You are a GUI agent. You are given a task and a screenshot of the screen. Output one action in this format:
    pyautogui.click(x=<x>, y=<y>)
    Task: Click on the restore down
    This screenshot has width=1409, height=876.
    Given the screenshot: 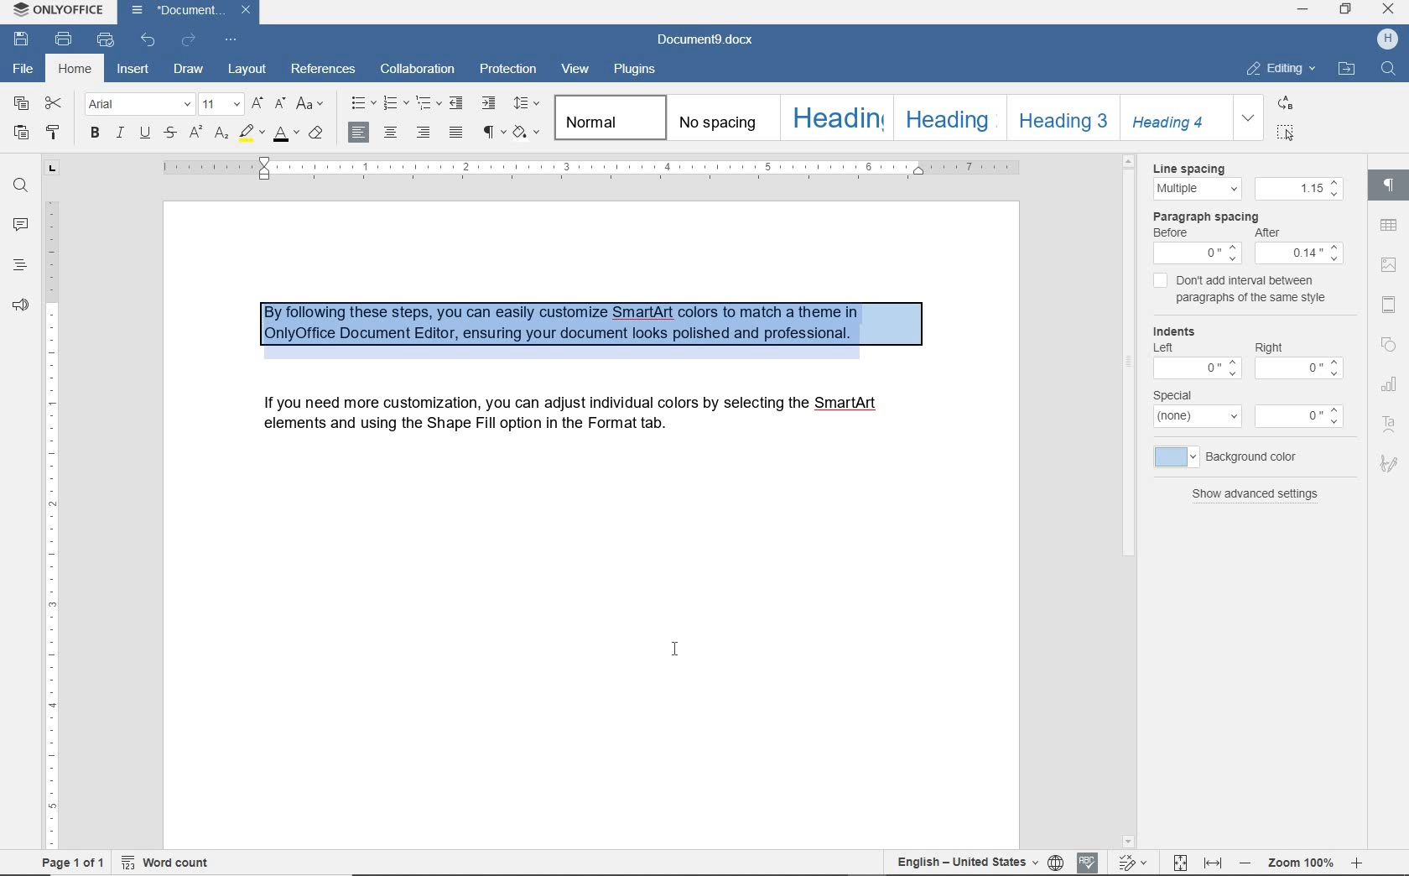 What is the action you would take?
    pyautogui.click(x=1347, y=10)
    